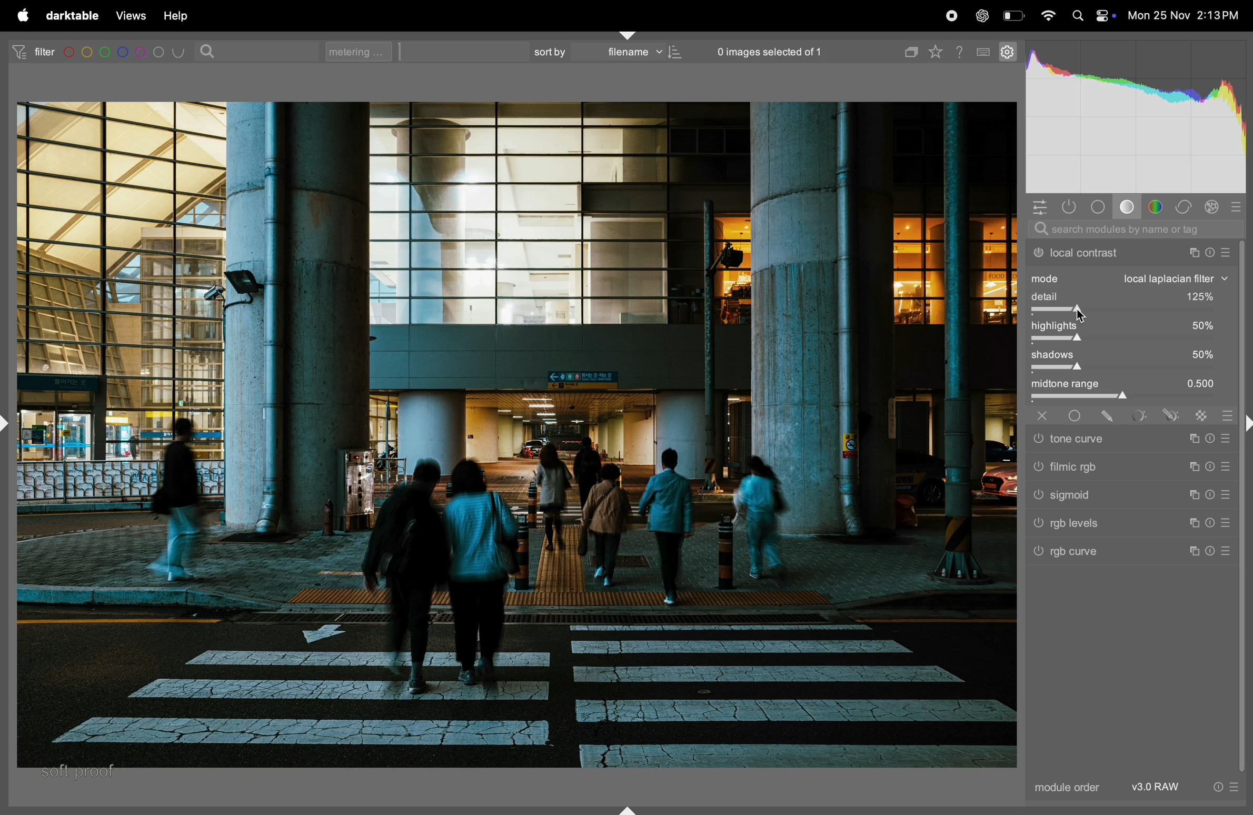  What do you see at coordinates (981, 15) in the screenshot?
I see `chatgpt` at bounding box center [981, 15].